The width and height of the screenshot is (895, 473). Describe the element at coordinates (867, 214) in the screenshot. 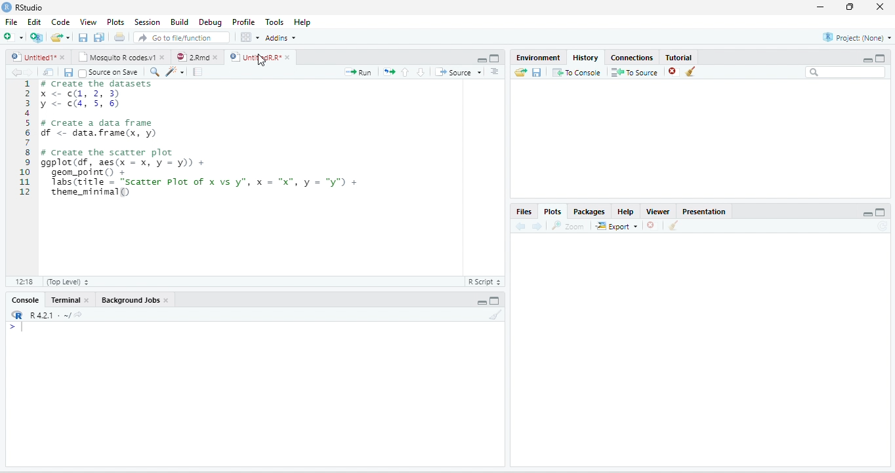

I see `Minimize` at that location.